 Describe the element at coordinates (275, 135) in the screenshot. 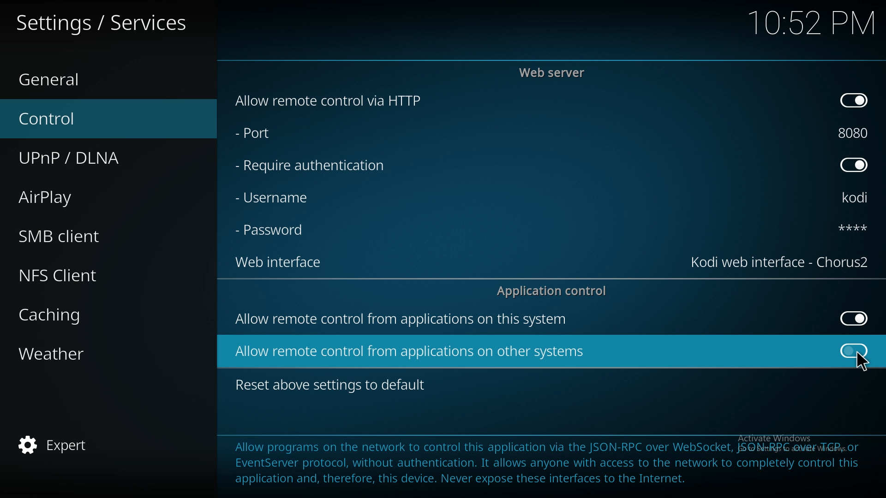

I see `port` at that location.